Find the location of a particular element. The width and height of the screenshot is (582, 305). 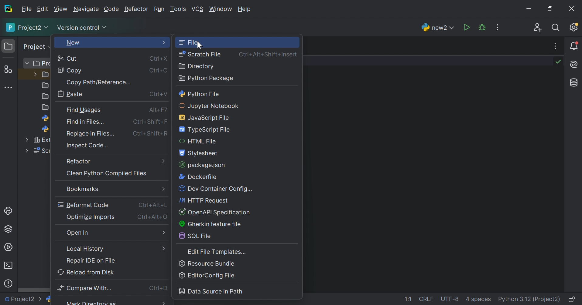

Open API specification is located at coordinates (215, 213).